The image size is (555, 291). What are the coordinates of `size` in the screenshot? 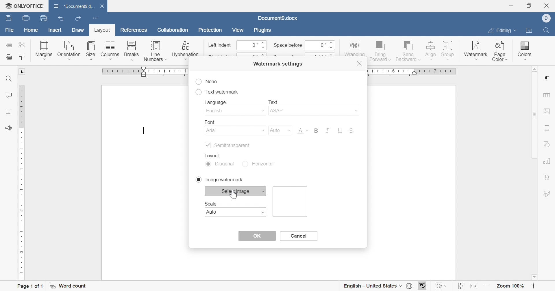 It's located at (90, 51).